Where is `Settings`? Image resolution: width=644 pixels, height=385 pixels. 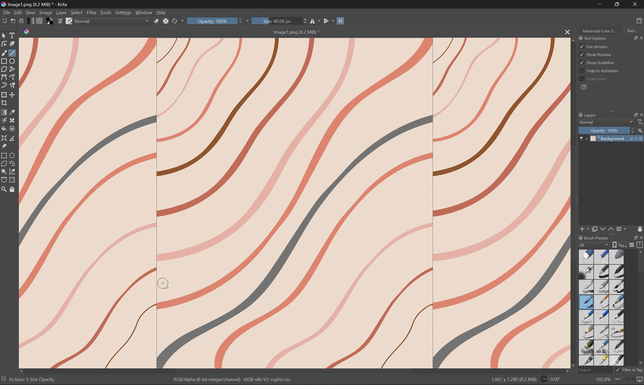
Settings is located at coordinates (123, 12).